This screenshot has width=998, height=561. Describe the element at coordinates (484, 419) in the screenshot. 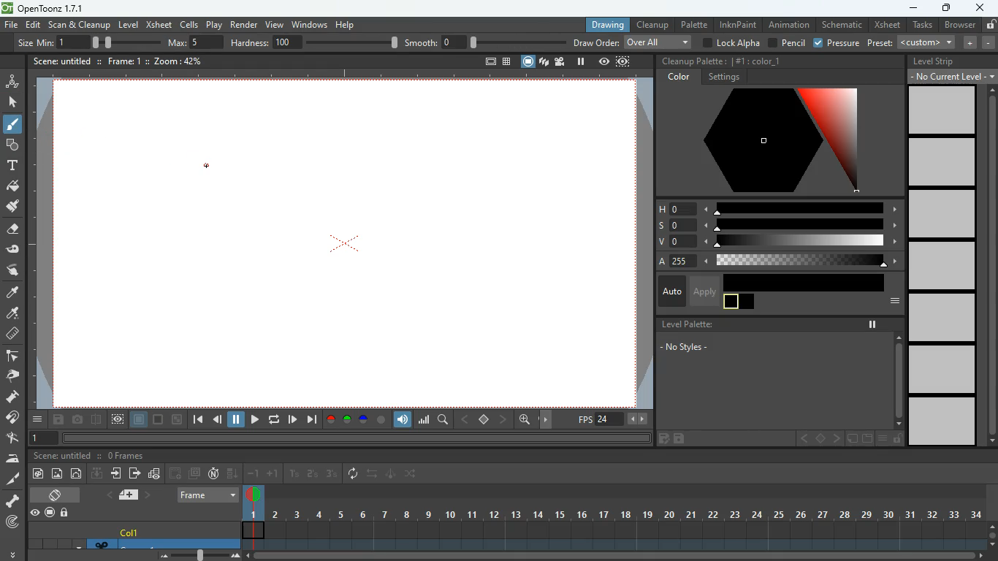

I see `center` at that location.